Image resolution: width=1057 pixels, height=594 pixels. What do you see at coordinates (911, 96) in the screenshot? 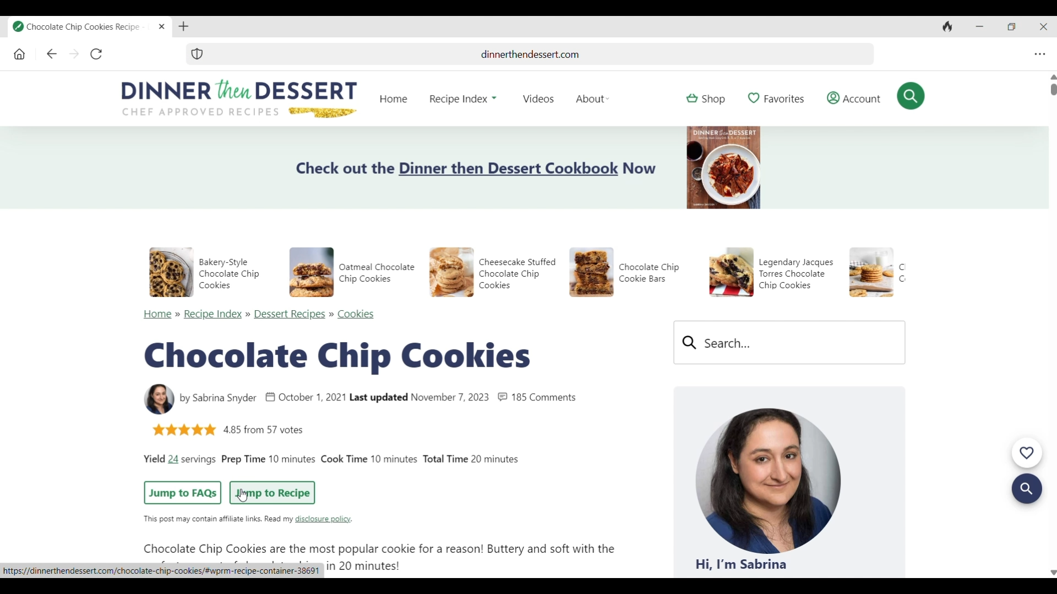
I see `Quick search website` at bounding box center [911, 96].